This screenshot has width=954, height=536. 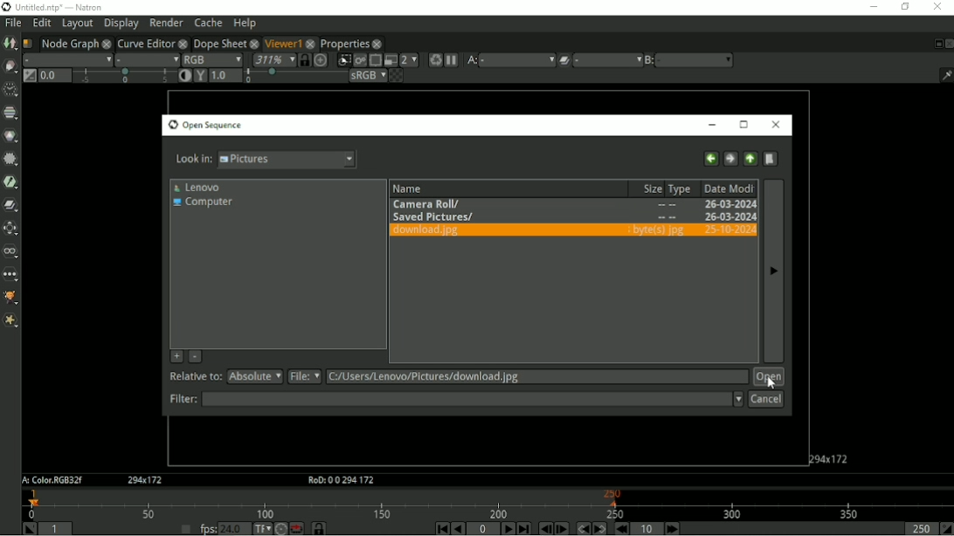 What do you see at coordinates (771, 159) in the screenshot?
I see `Create new directory here` at bounding box center [771, 159].